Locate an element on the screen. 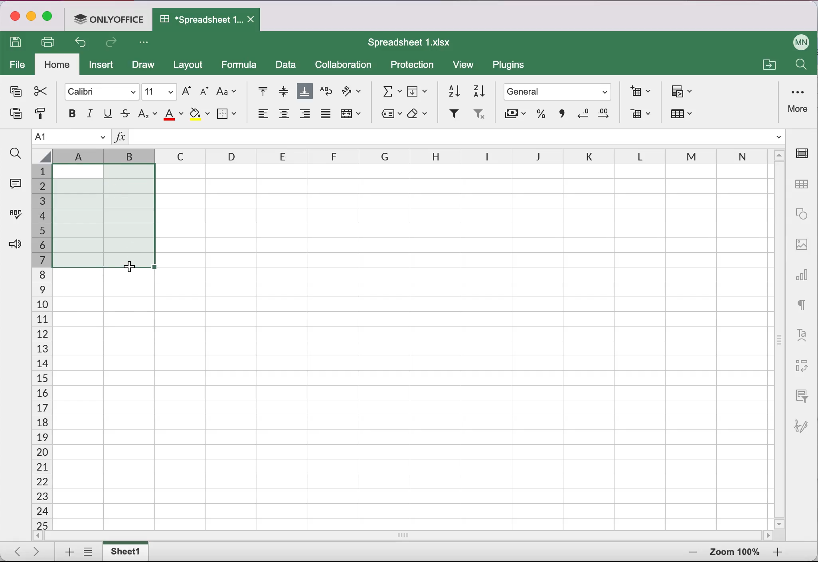  Scroll to first sheet is located at coordinates (15, 549).